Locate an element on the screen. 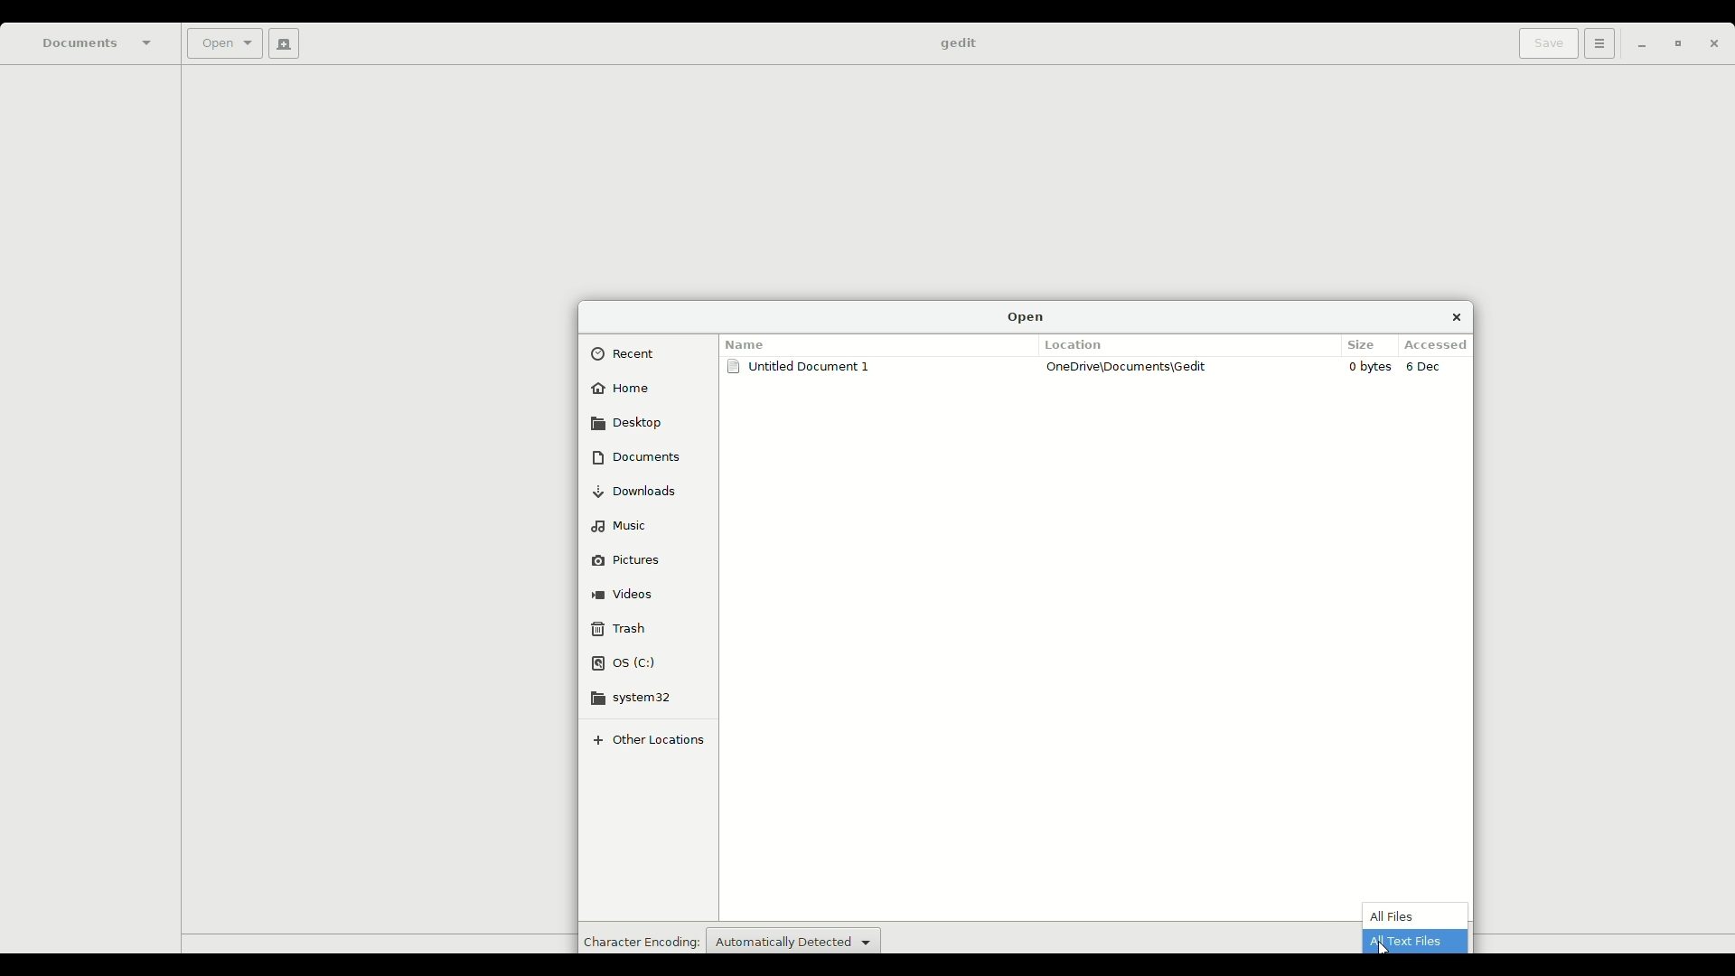  All text files is located at coordinates (1414, 940).